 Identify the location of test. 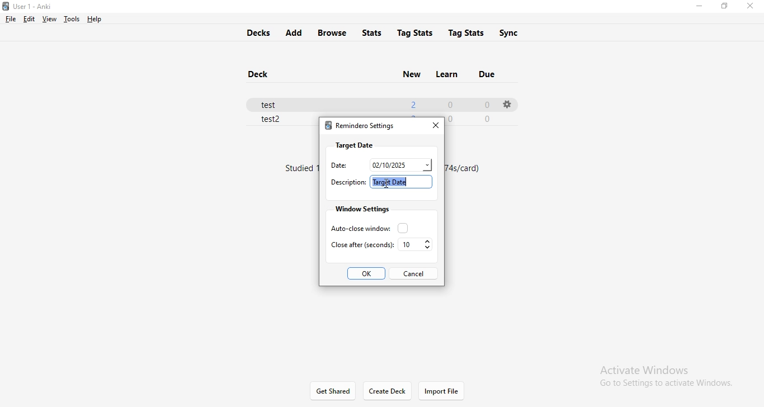
(273, 103).